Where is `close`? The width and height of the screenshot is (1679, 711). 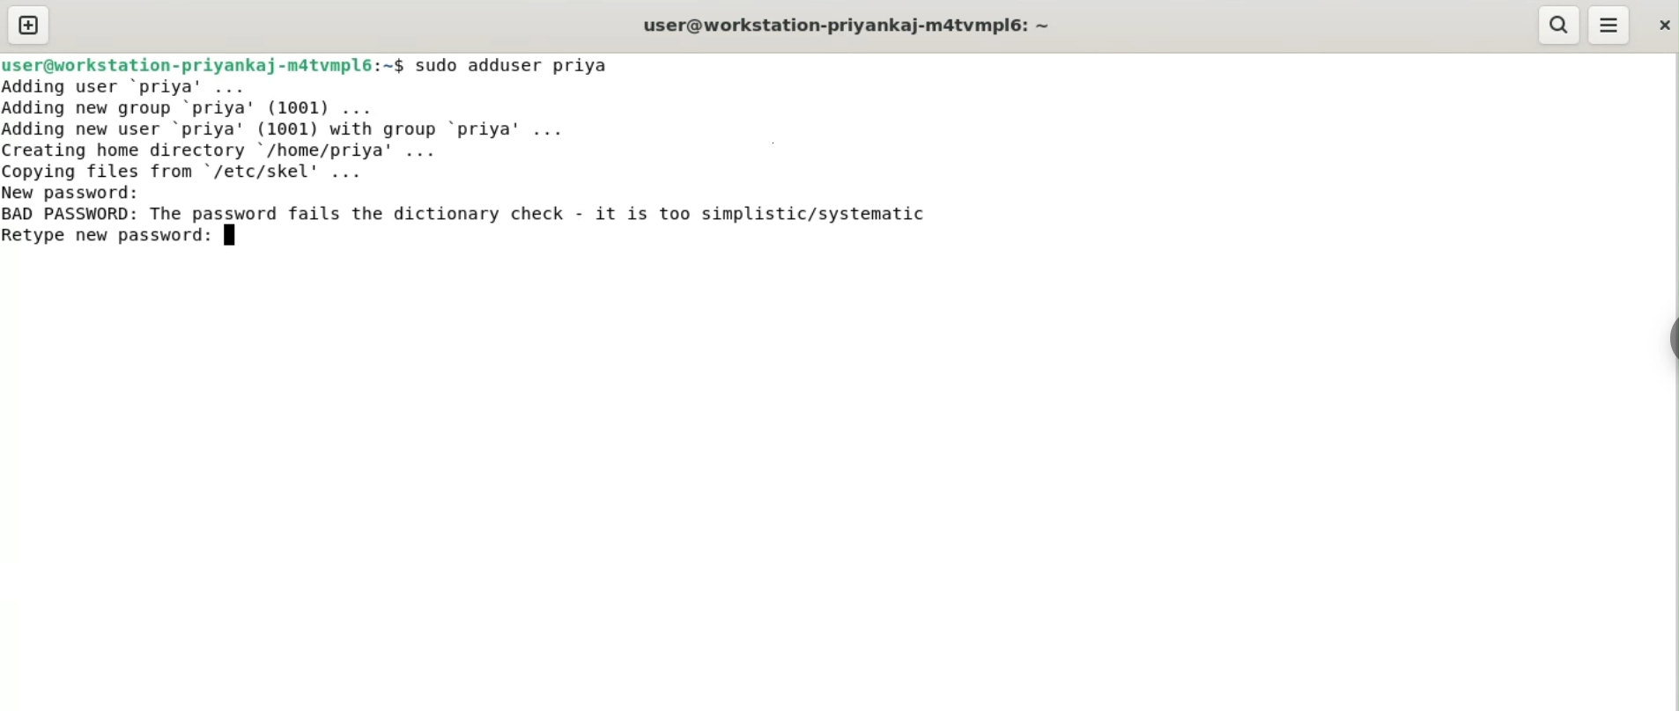
close is located at coordinates (1662, 25).